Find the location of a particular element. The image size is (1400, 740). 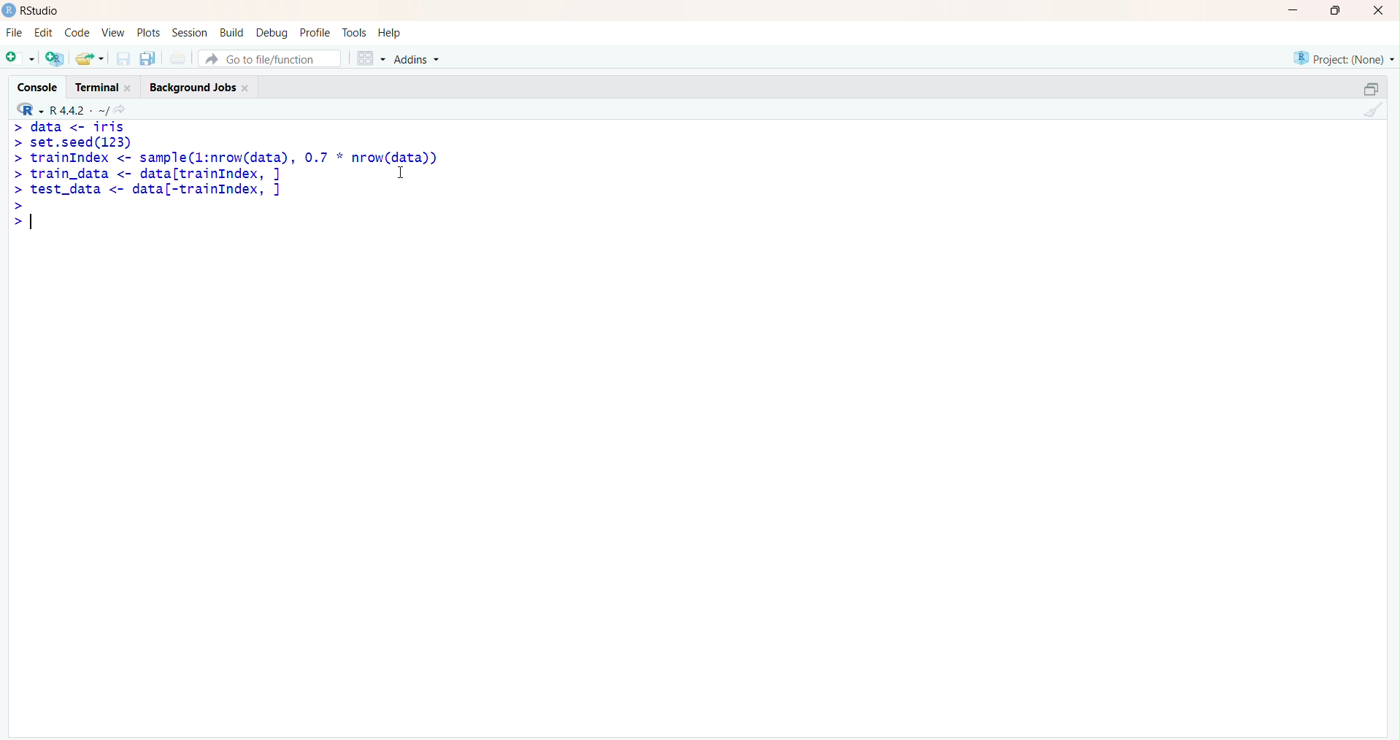

set.seed(ls3)
trainIndex <- sample(l:nrow(data), 0.7 * nrow(data))
train_data <- data[trainIndex, ] I
test_data <- data[-trainIndex, ]

| is located at coordinates (247, 176).